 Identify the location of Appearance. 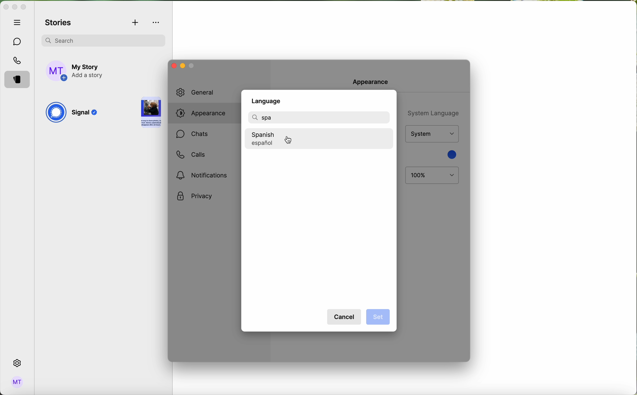
(373, 81).